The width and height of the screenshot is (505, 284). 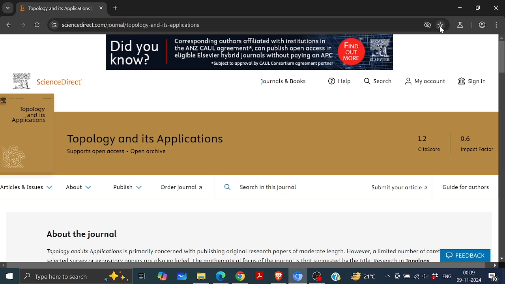 What do you see at coordinates (387, 276) in the screenshot?
I see `Show Hidden Icon` at bounding box center [387, 276].